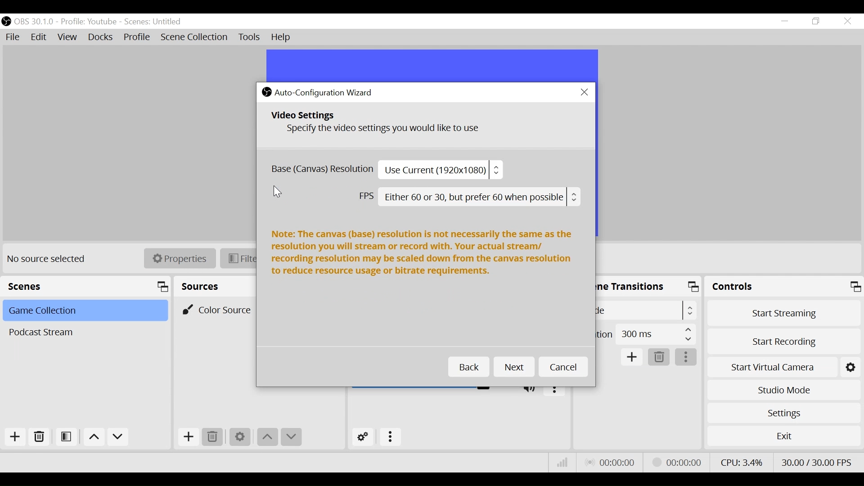 The image size is (864, 486). Describe the element at coordinates (660, 357) in the screenshot. I see `Delete ` at that location.